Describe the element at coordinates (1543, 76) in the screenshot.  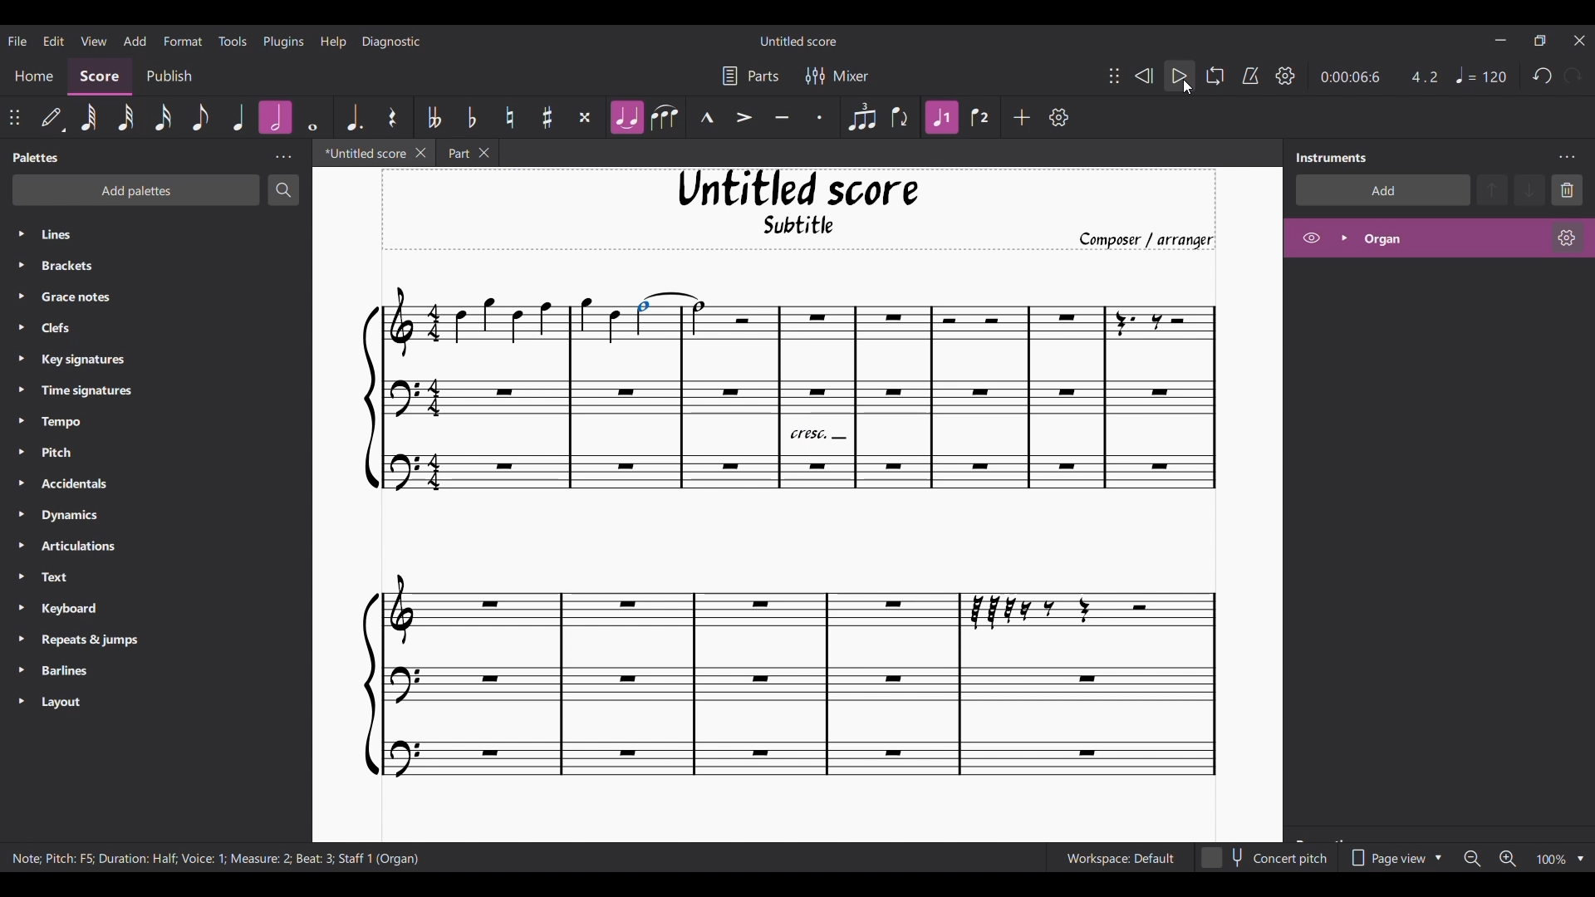
I see `Undo` at that location.